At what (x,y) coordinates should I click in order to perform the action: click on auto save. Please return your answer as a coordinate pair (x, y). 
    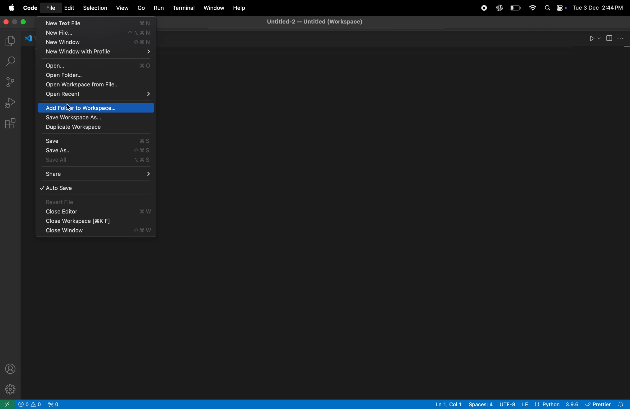
    Looking at the image, I should click on (97, 188).